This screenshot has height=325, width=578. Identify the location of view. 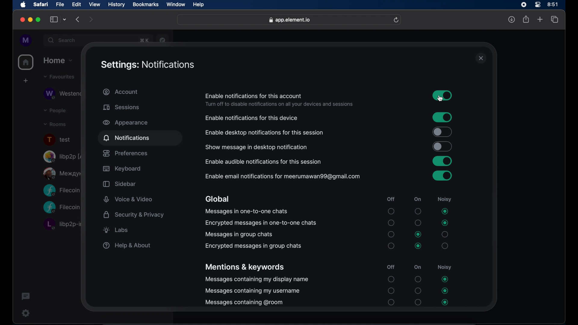
(95, 5).